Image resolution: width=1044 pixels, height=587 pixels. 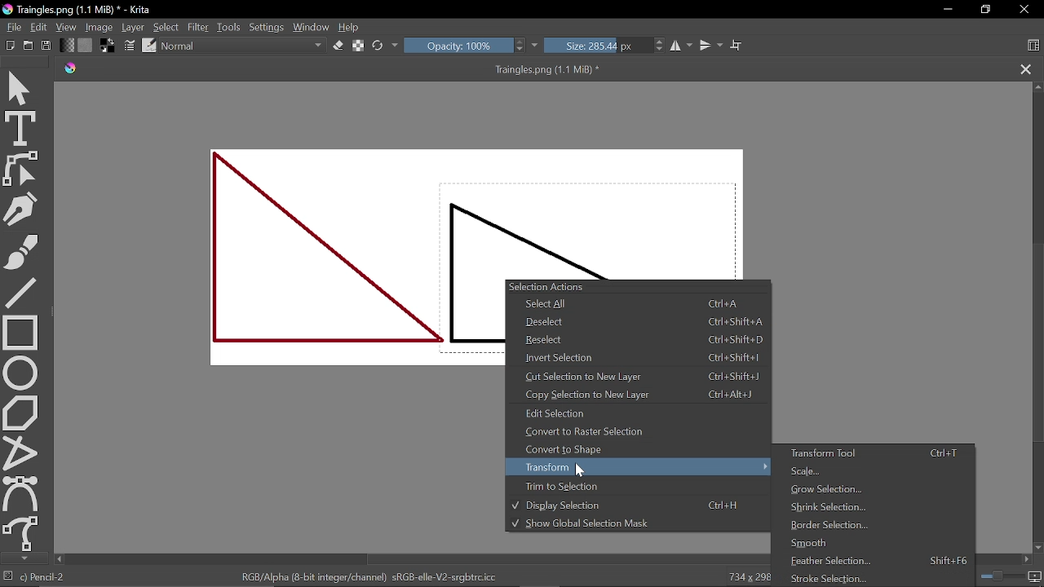 I want to click on Image, so click(x=100, y=27).